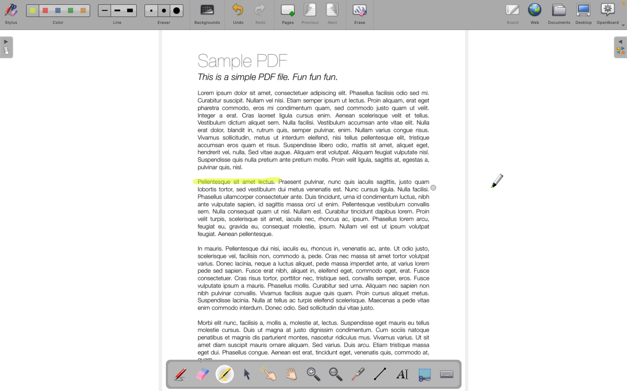  I want to click on pages, so click(8, 48).